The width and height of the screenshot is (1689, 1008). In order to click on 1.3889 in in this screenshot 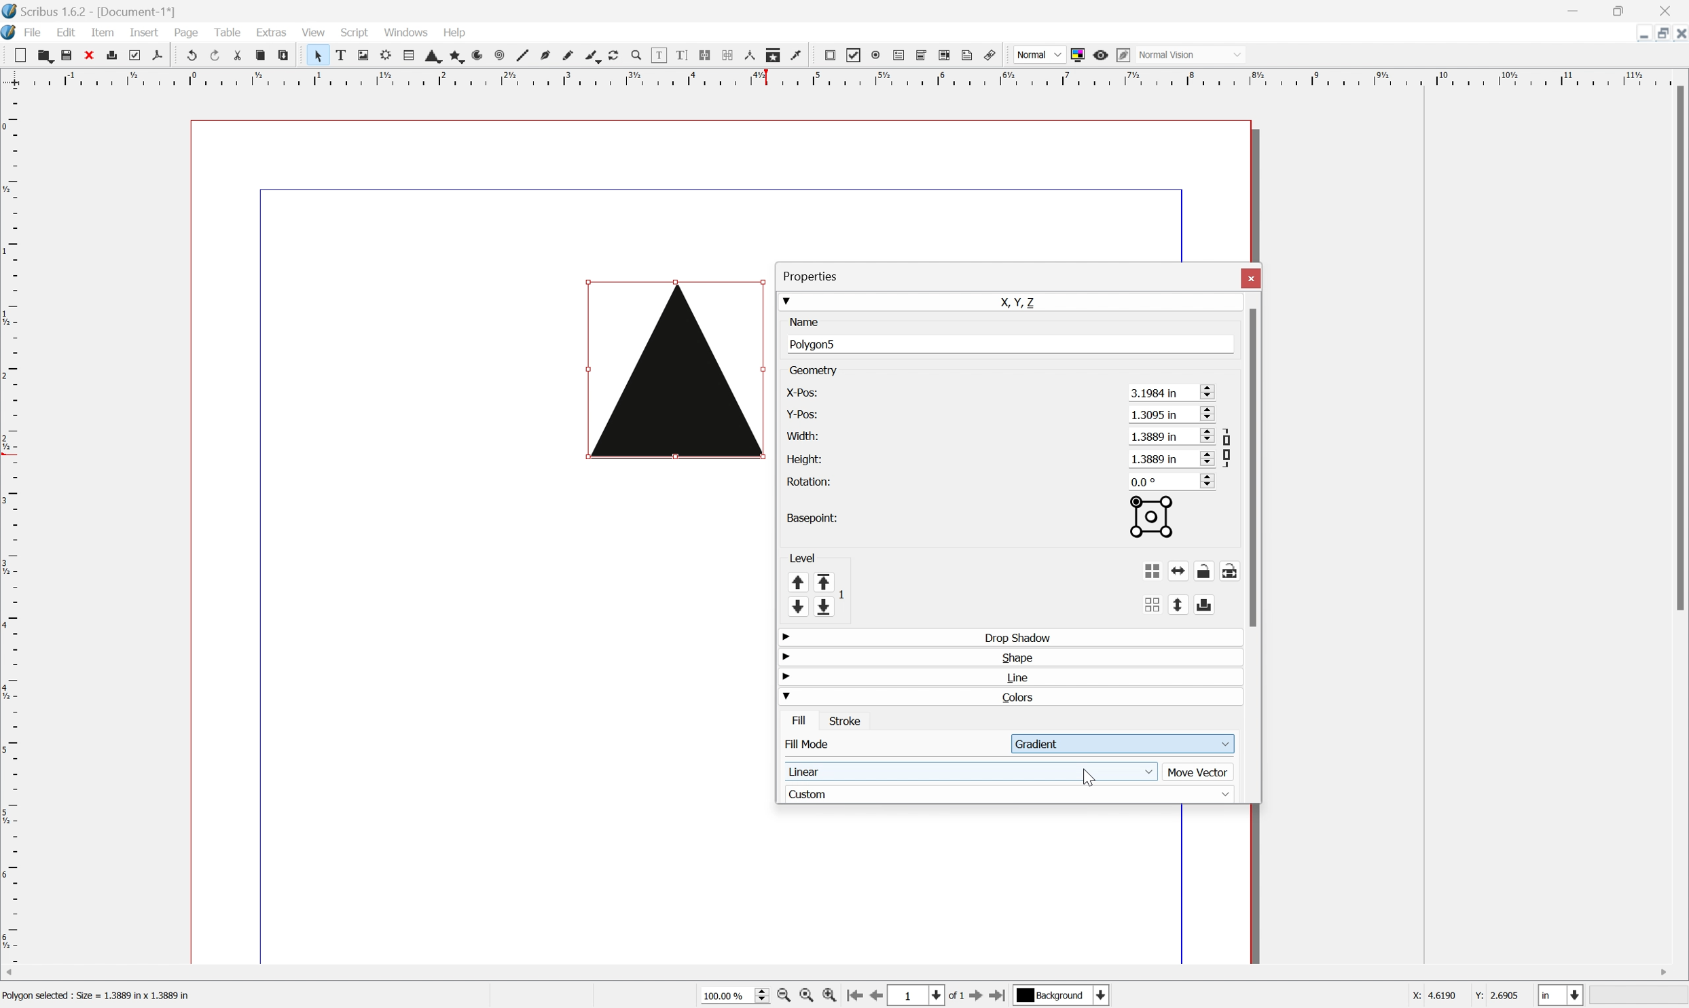, I will do `click(1171, 436)`.